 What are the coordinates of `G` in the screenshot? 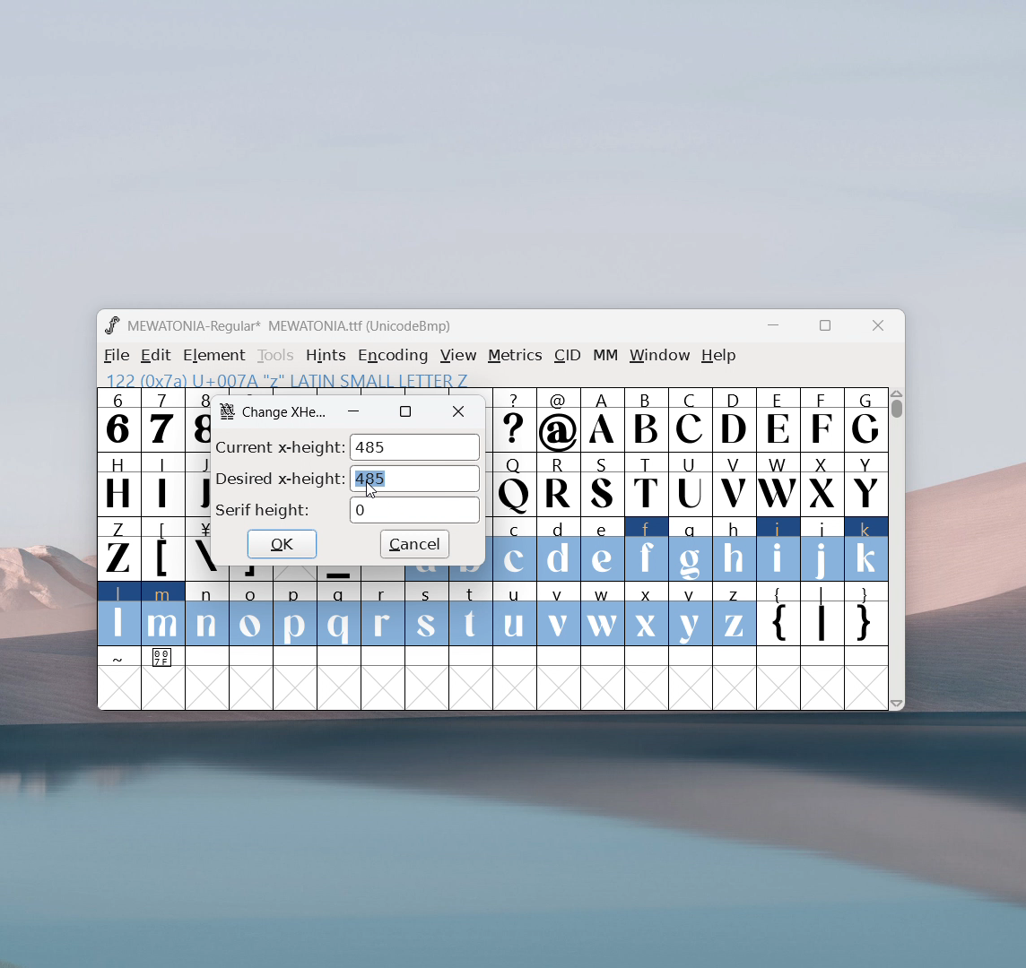 It's located at (865, 419).